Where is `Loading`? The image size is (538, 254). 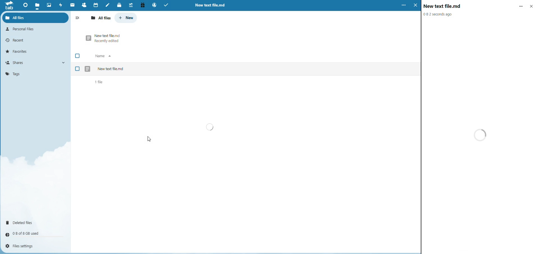 Loading is located at coordinates (211, 127).